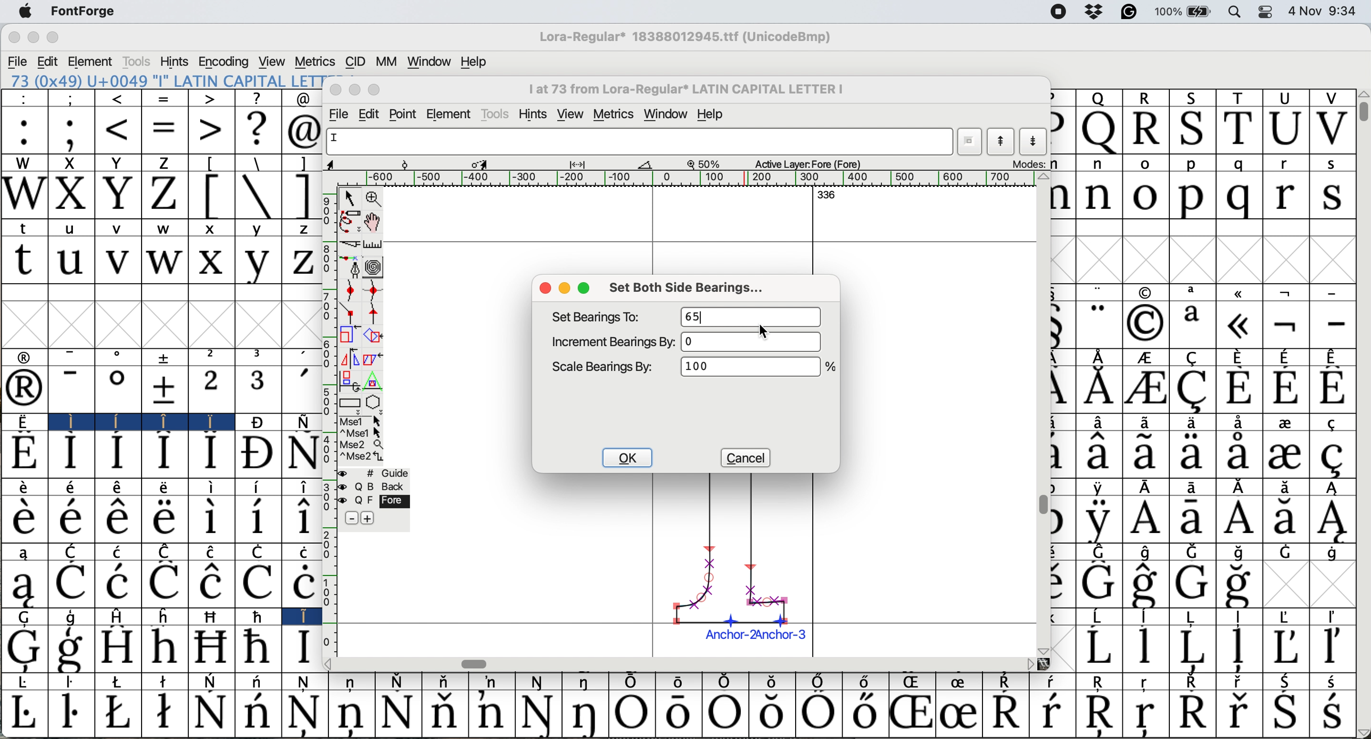 The image size is (1371, 739). Describe the element at coordinates (820, 715) in the screenshot. I see `Symbol` at that location.